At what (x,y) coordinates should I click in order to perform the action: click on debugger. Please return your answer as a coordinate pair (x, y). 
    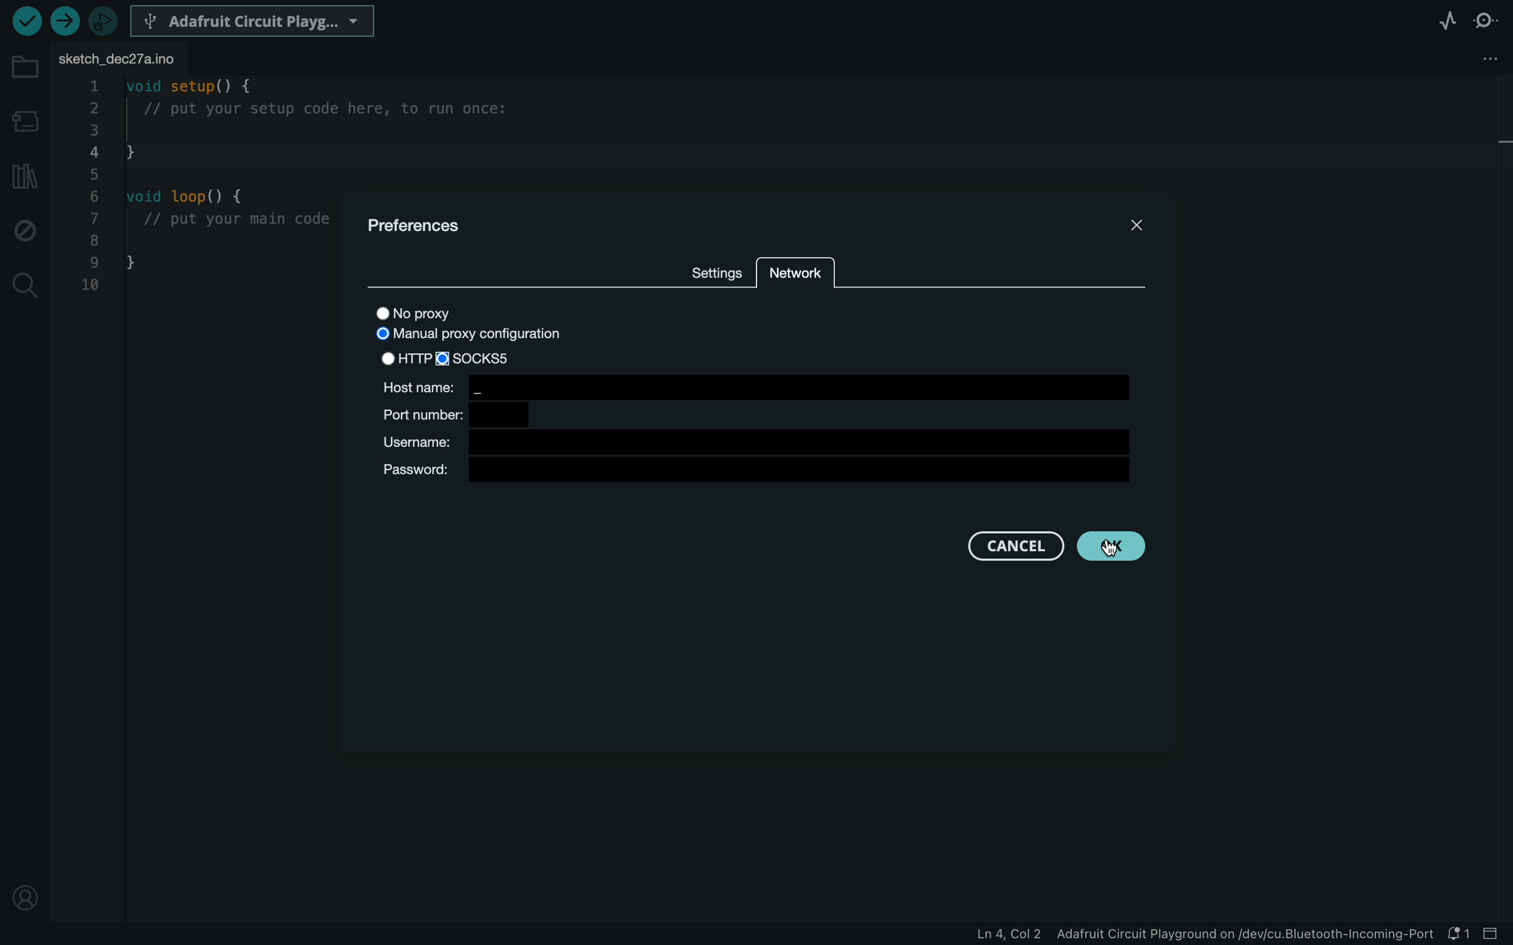
    Looking at the image, I should click on (105, 21).